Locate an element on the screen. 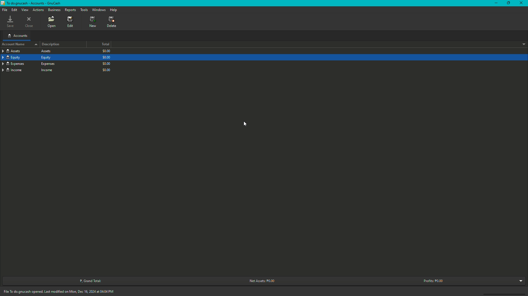 This screenshot has width=528, height=296. Business is located at coordinates (55, 10).